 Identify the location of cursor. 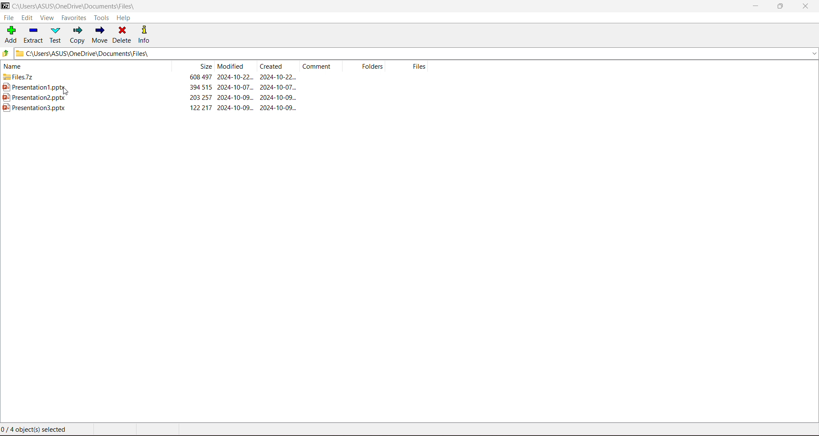
(66, 91).